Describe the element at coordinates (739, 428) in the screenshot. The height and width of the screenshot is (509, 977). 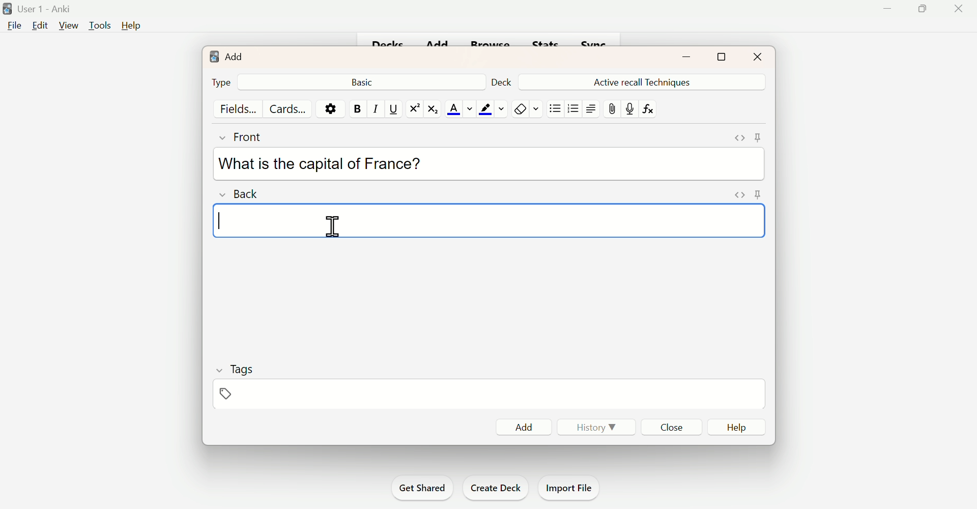
I see `Help` at that location.